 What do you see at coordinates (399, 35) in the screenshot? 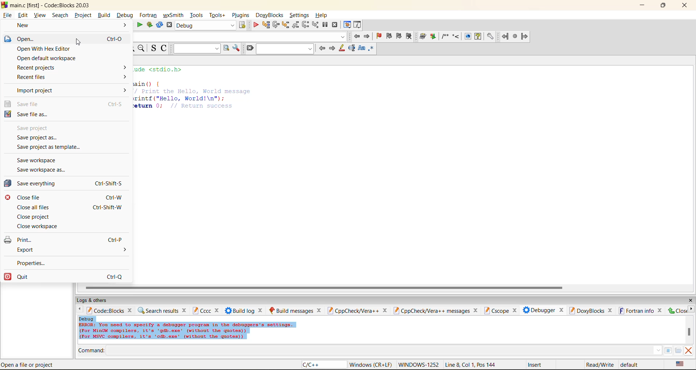
I see `next bookmark` at bounding box center [399, 35].